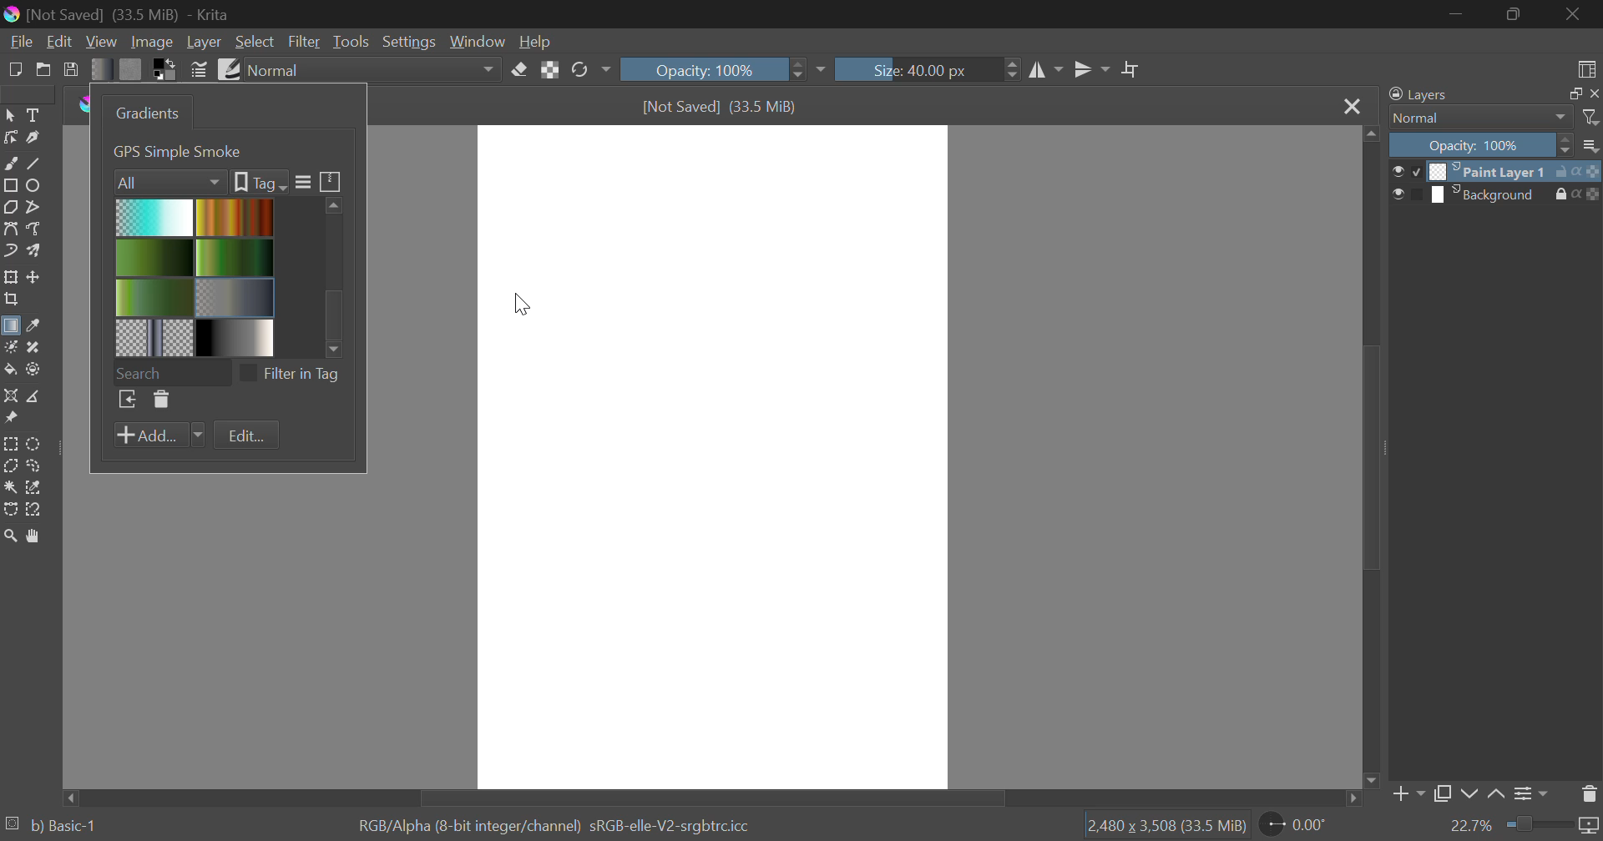  What do you see at coordinates (1565, 171) in the screenshot?
I see `unlock` at bounding box center [1565, 171].